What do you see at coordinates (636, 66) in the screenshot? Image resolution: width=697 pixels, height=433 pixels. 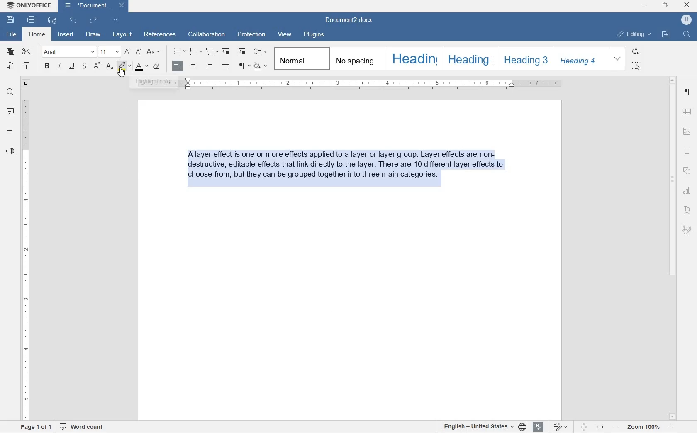 I see `select all` at bounding box center [636, 66].